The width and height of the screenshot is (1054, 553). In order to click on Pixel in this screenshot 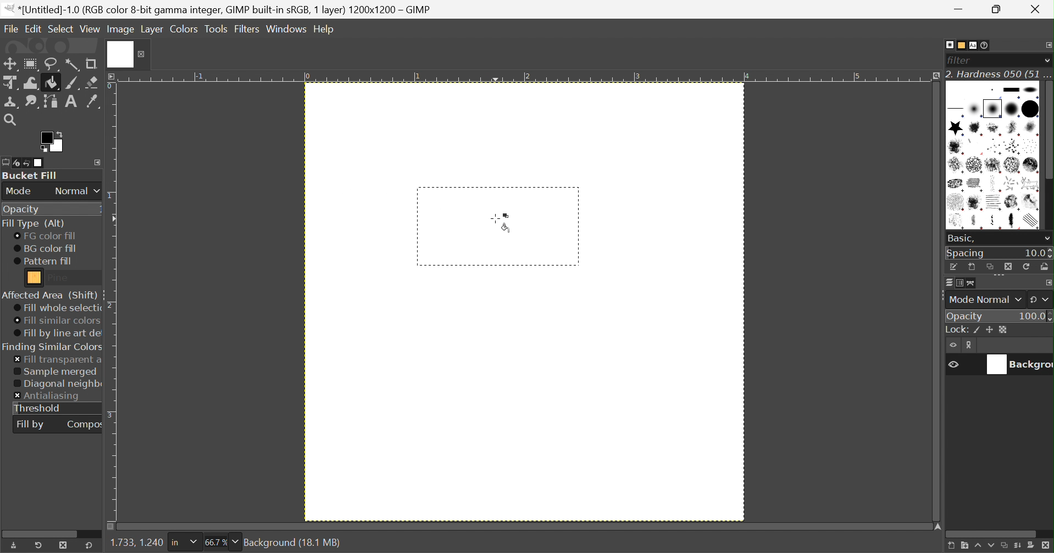, I will do `click(992, 90)`.